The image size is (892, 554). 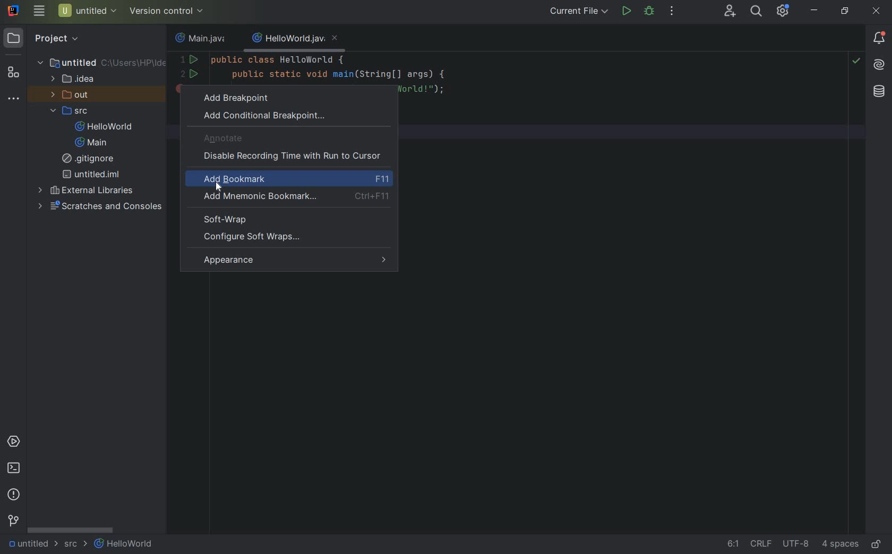 What do you see at coordinates (13, 100) in the screenshot?
I see `more tool windows` at bounding box center [13, 100].